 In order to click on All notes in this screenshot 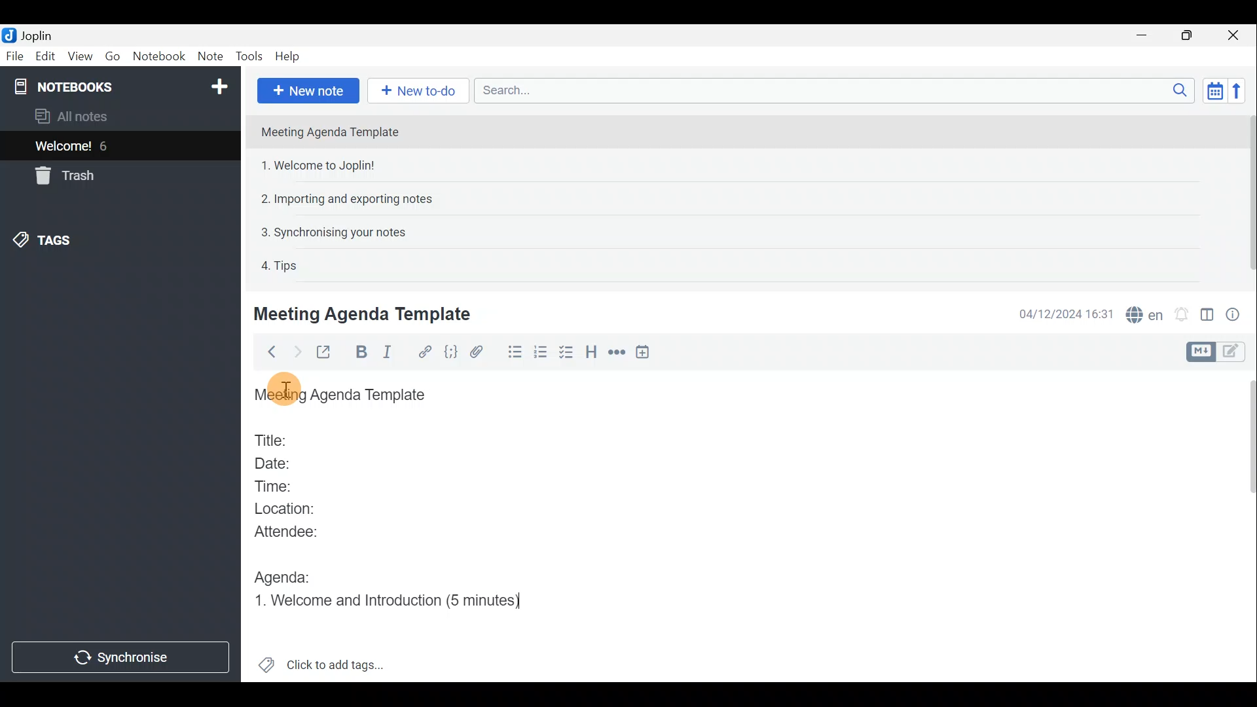, I will do `click(93, 116)`.